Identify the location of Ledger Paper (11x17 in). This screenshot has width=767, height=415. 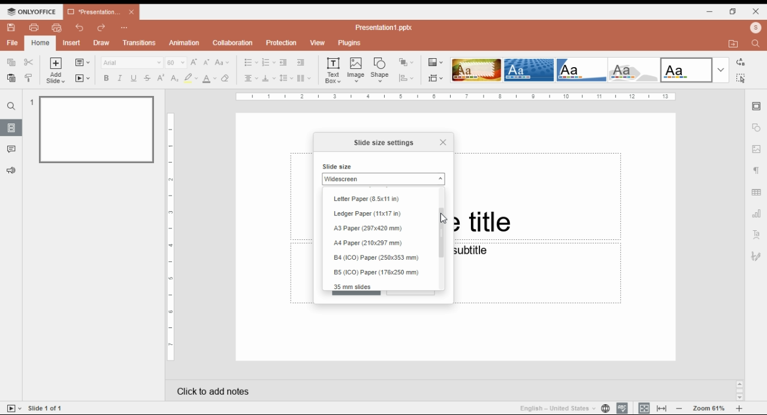
(369, 214).